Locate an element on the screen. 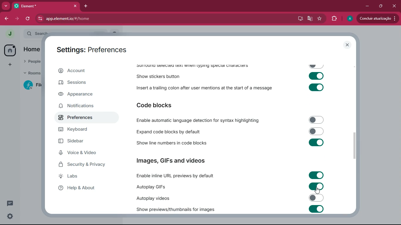 This screenshot has height=225, width=401. minimize is located at coordinates (367, 6).